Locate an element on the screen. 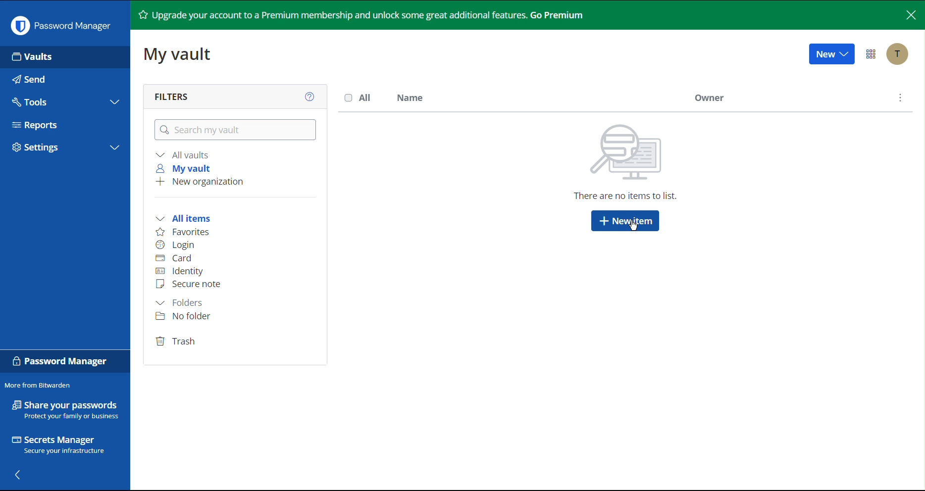  Reports is located at coordinates (63, 126).